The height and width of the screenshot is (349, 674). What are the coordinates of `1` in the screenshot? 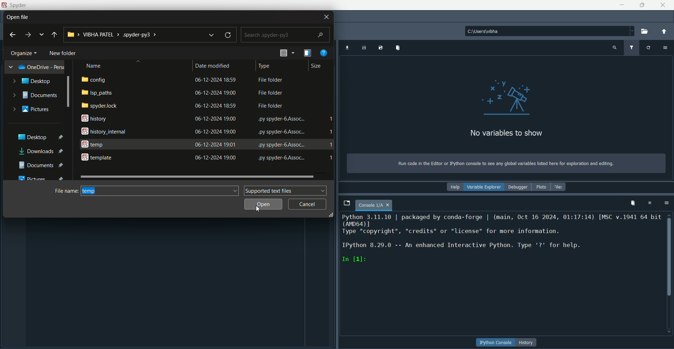 It's located at (331, 144).